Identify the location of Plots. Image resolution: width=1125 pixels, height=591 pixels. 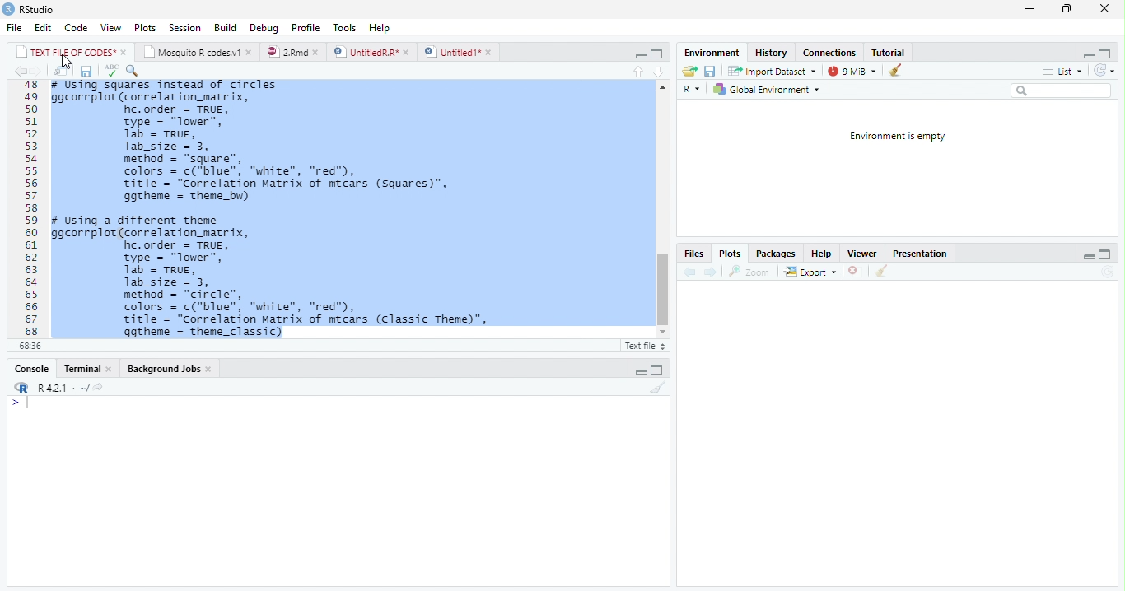
(731, 254).